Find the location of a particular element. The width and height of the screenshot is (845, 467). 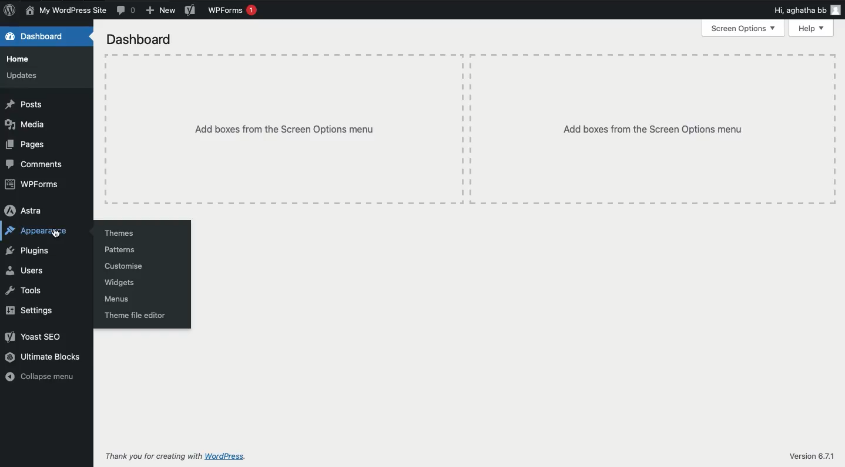

Posts is located at coordinates (24, 104).